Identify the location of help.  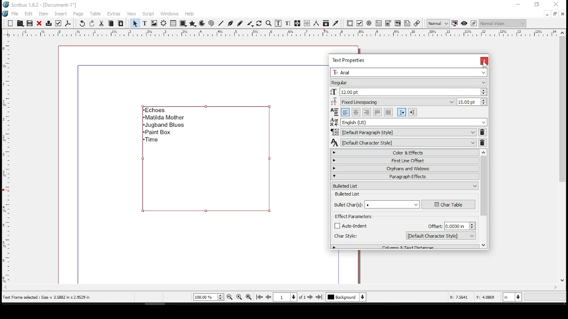
(189, 14).